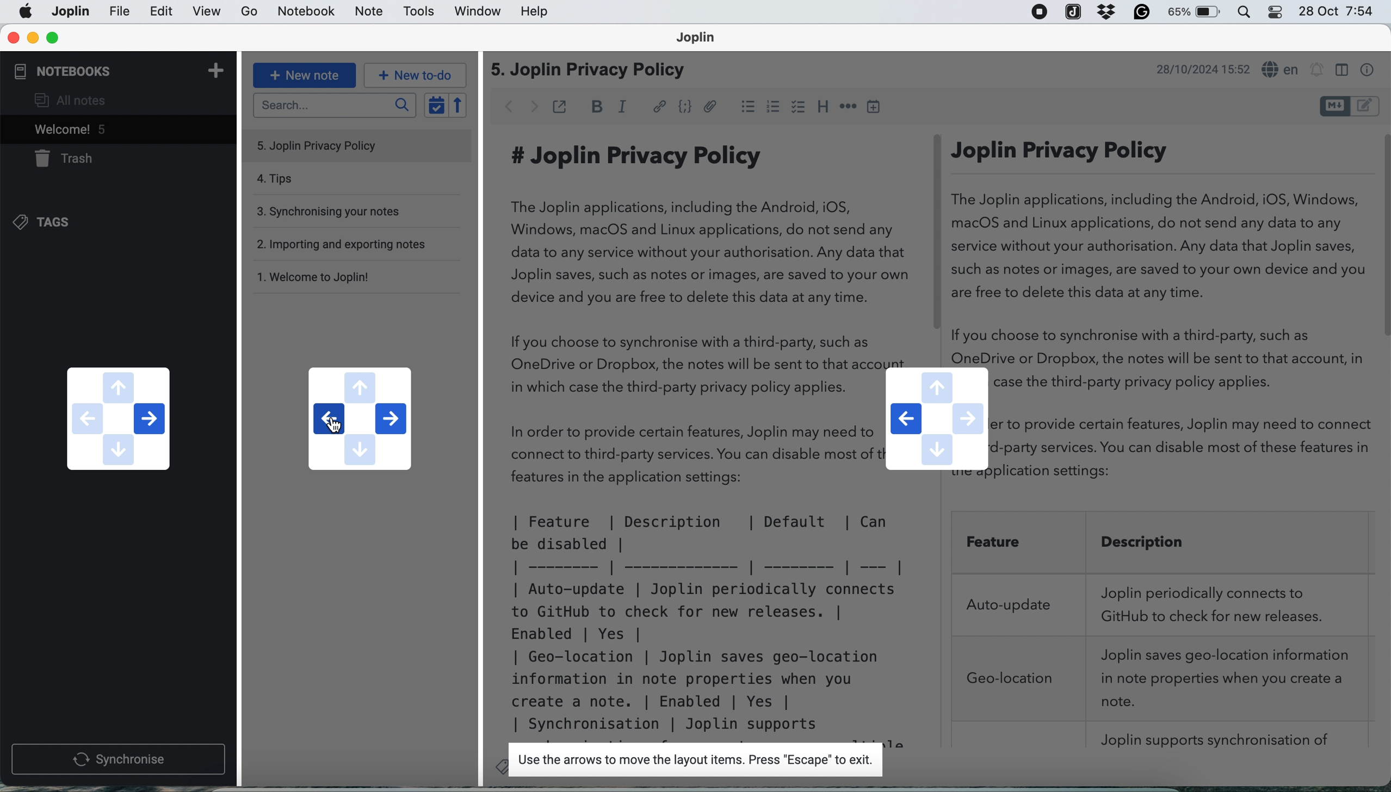  I want to click on dropbox, so click(1104, 12).